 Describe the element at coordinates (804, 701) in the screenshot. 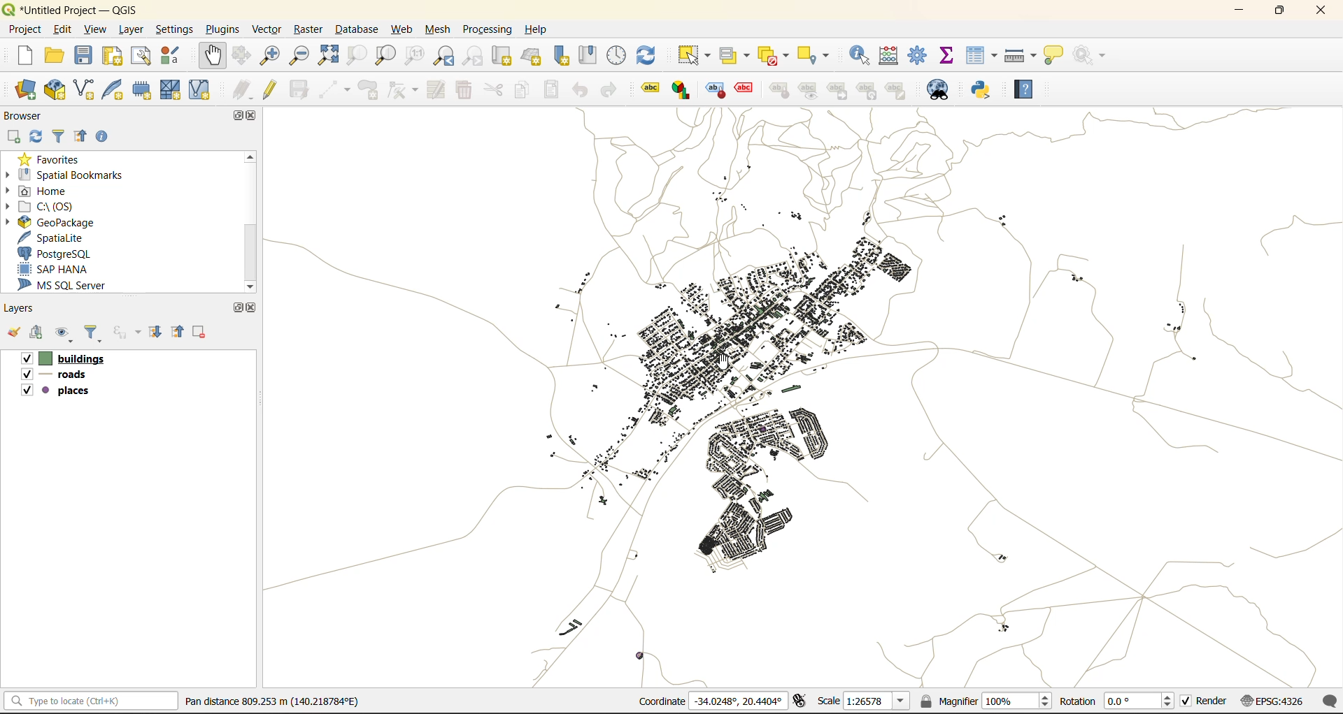

I see `toggle extensions` at that location.